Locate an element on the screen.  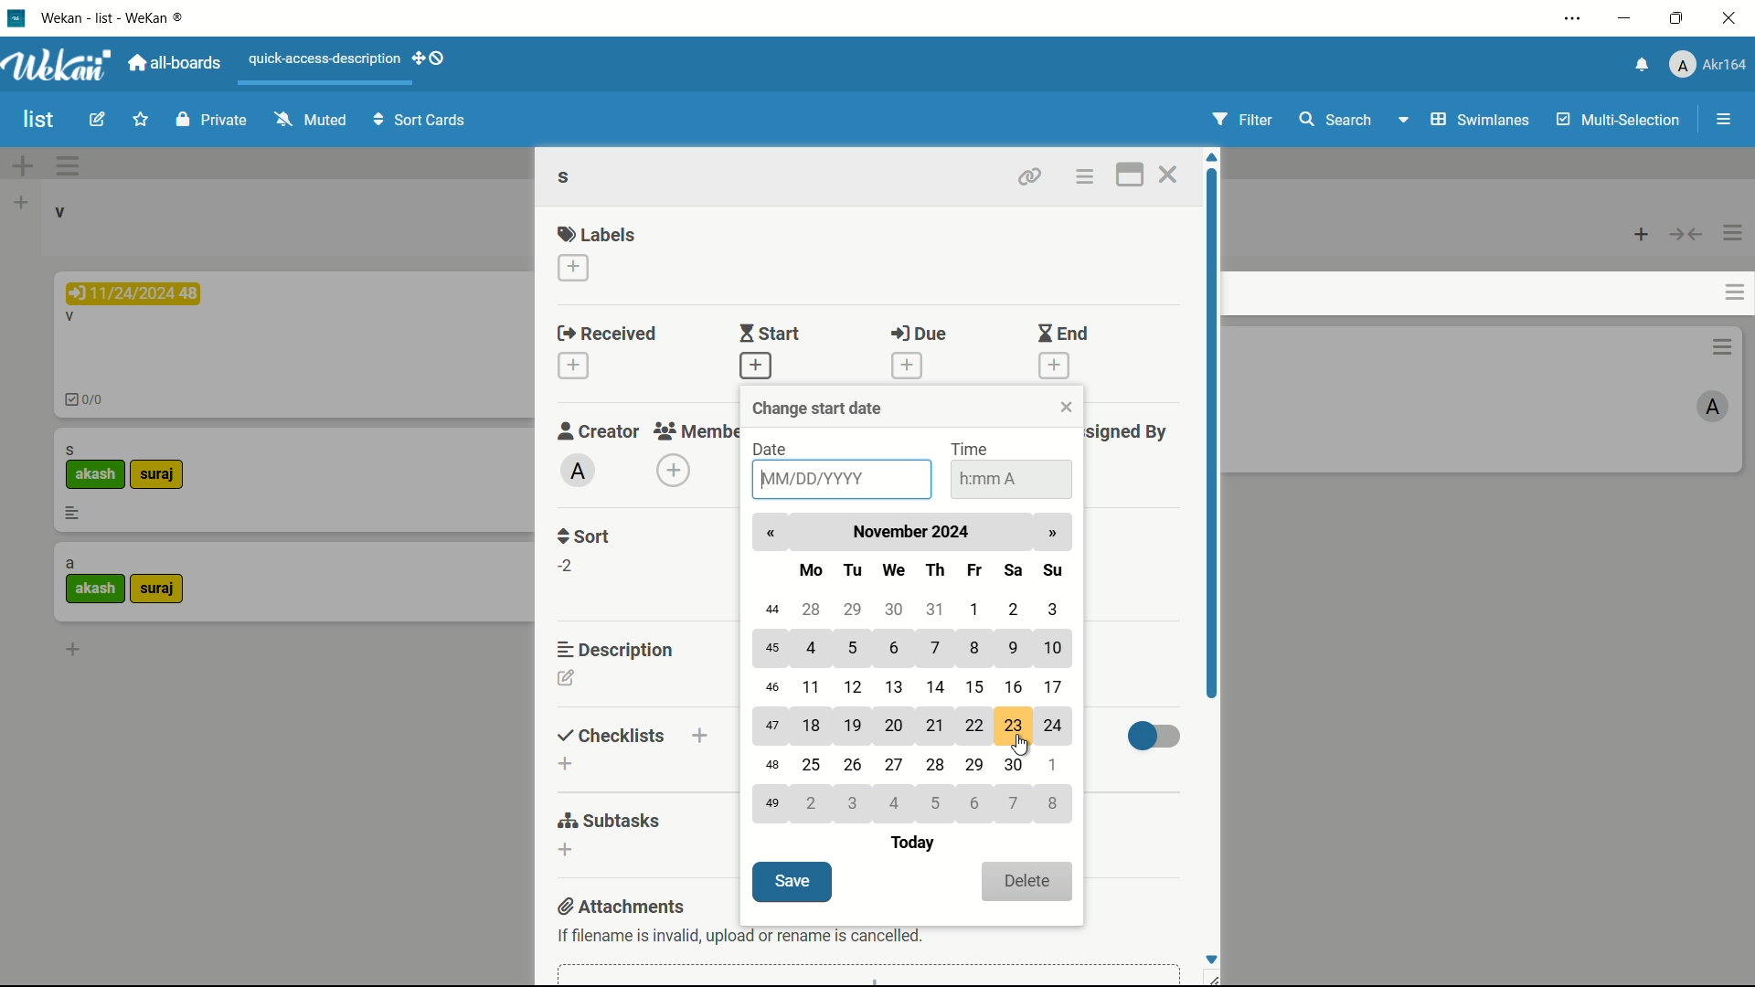
list name is located at coordinates (58, 212).